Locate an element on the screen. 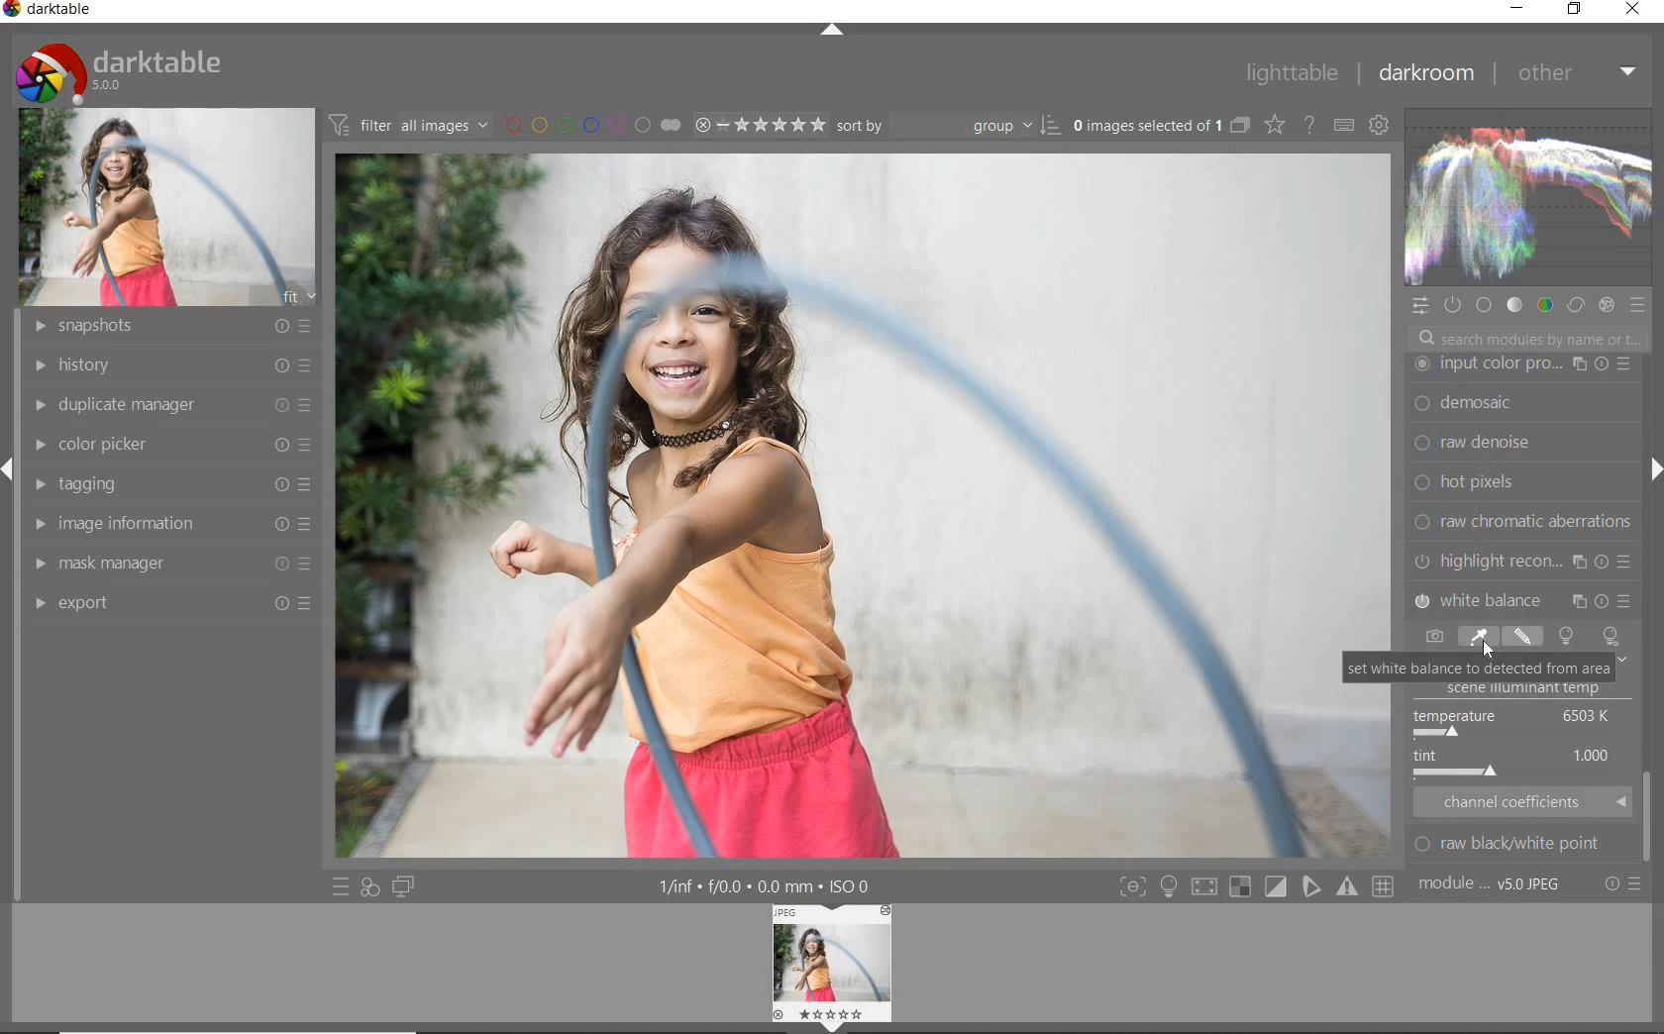  history is located at coordinates (165, 363).